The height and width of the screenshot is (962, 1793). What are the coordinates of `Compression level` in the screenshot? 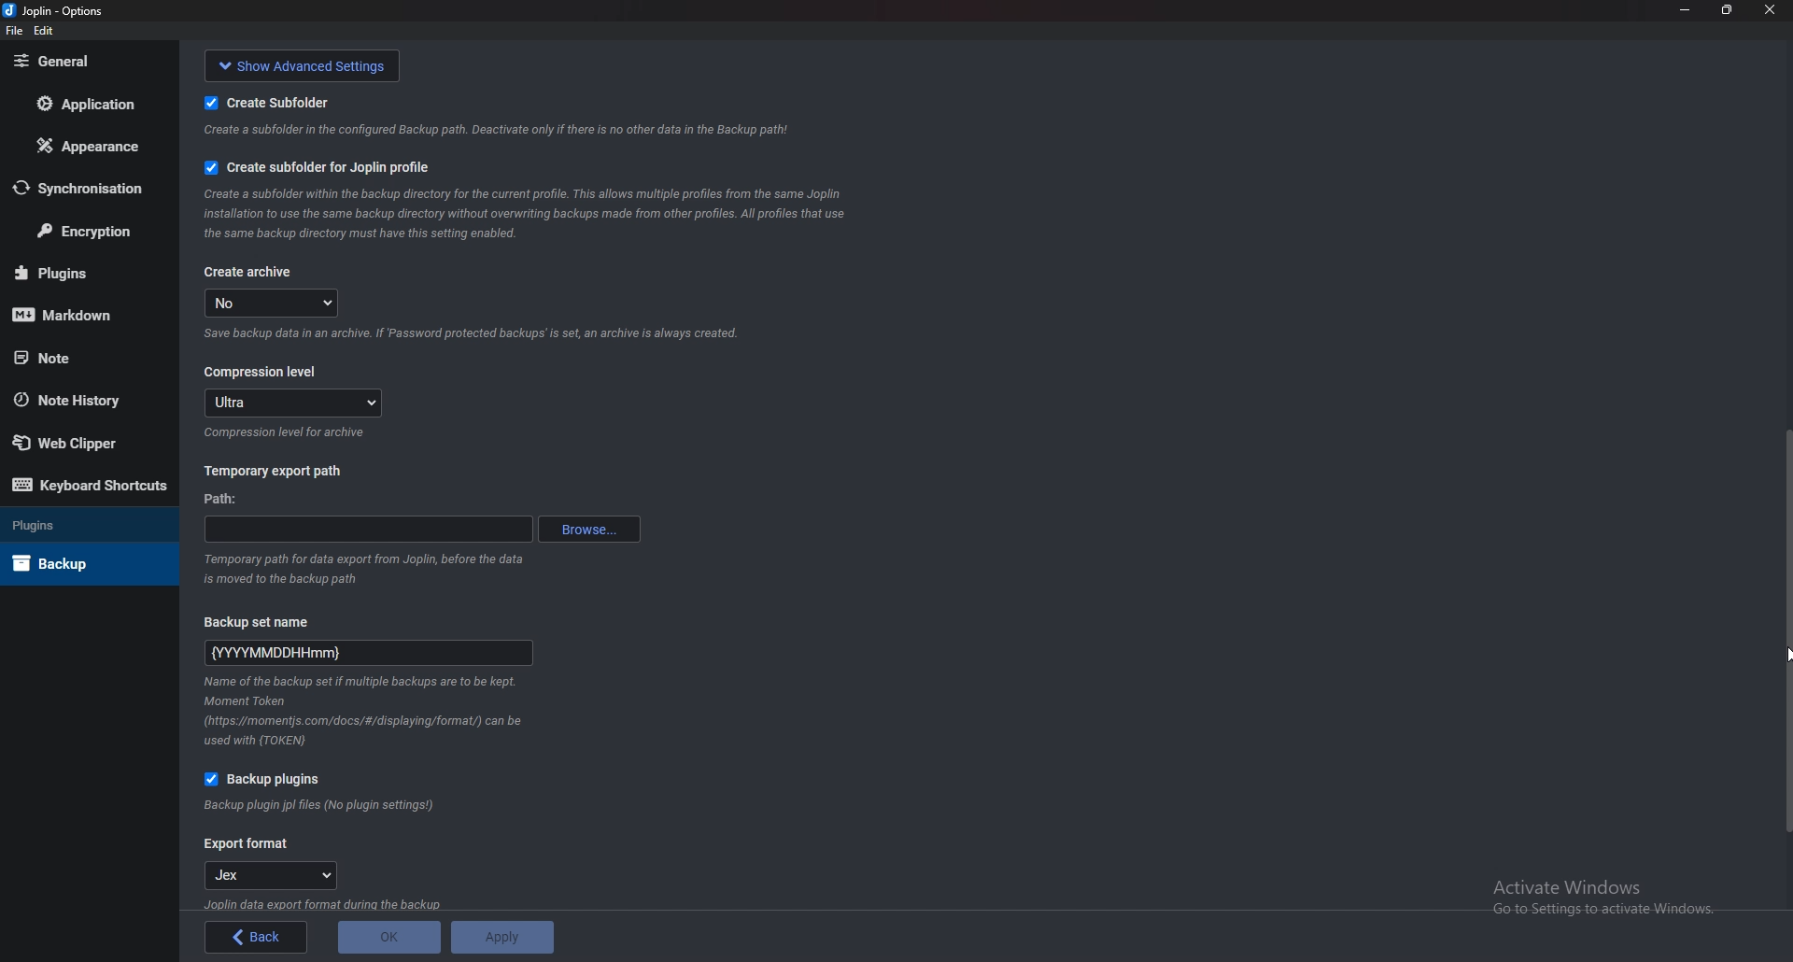 It's located at (271, 374).